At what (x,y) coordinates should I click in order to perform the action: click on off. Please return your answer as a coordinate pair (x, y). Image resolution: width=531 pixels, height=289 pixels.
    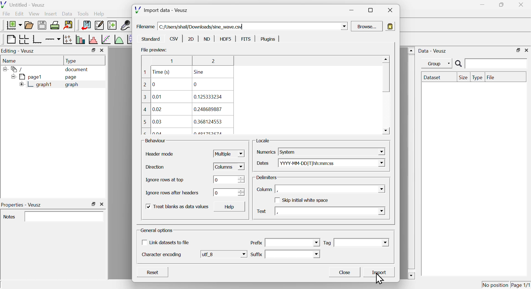
    Looking at the image, I should click on (277, 200).